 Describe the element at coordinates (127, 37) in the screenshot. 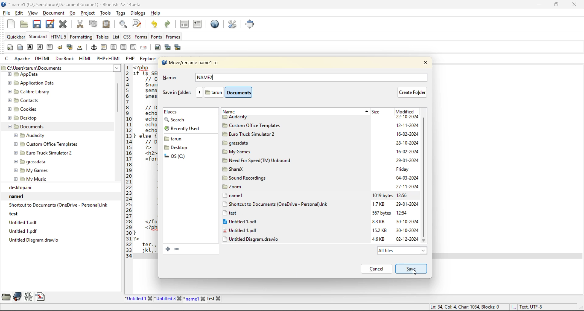

I see `css` at that location.